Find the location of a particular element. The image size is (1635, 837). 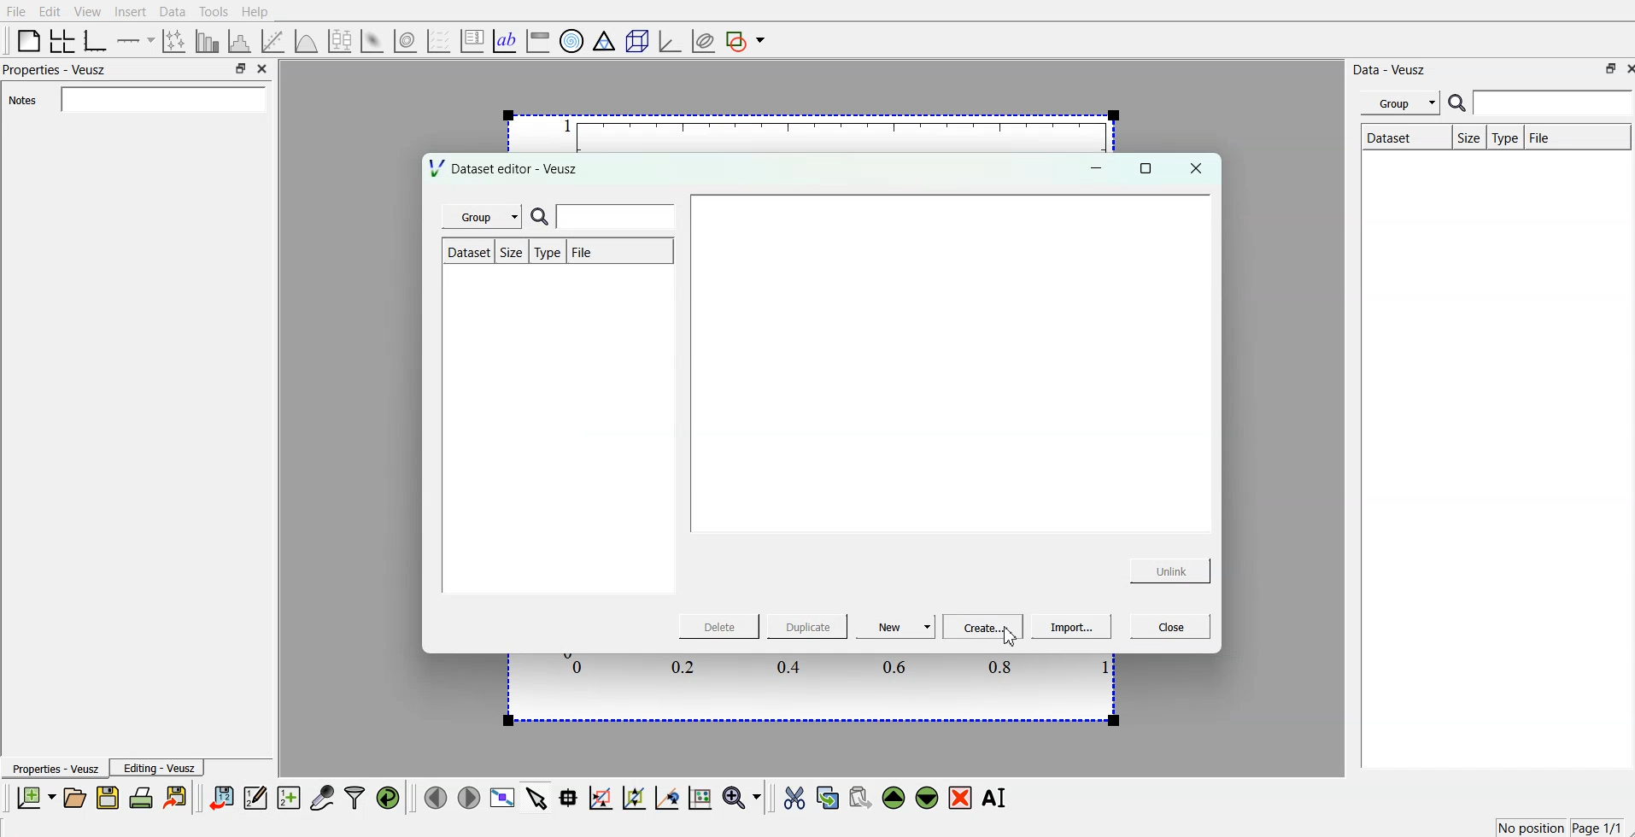

add a shape is located at coordinates (747, 40).